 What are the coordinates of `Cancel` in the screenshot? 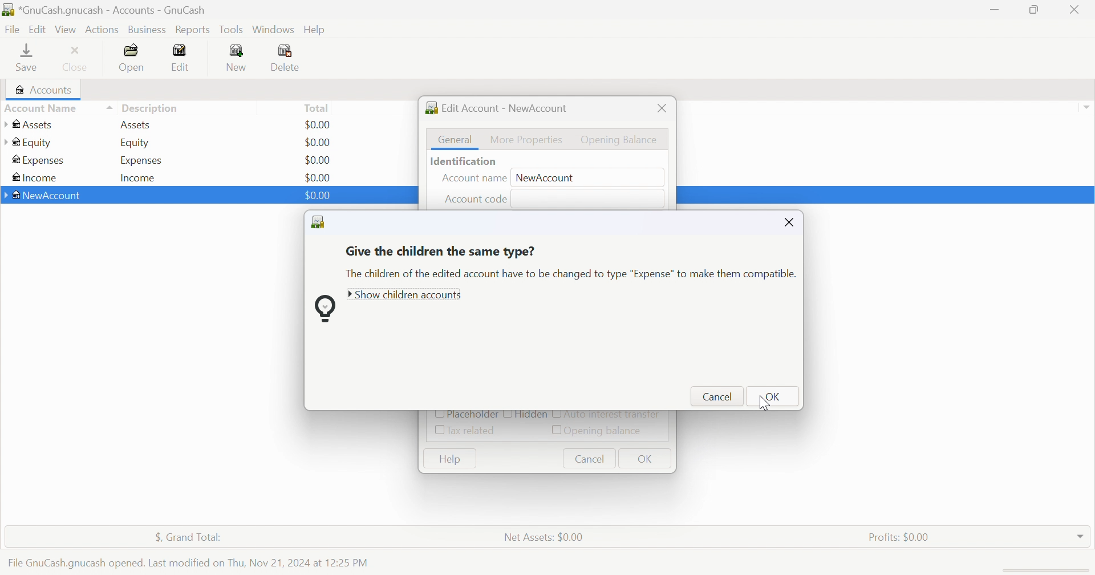 It's located at (589, 459).